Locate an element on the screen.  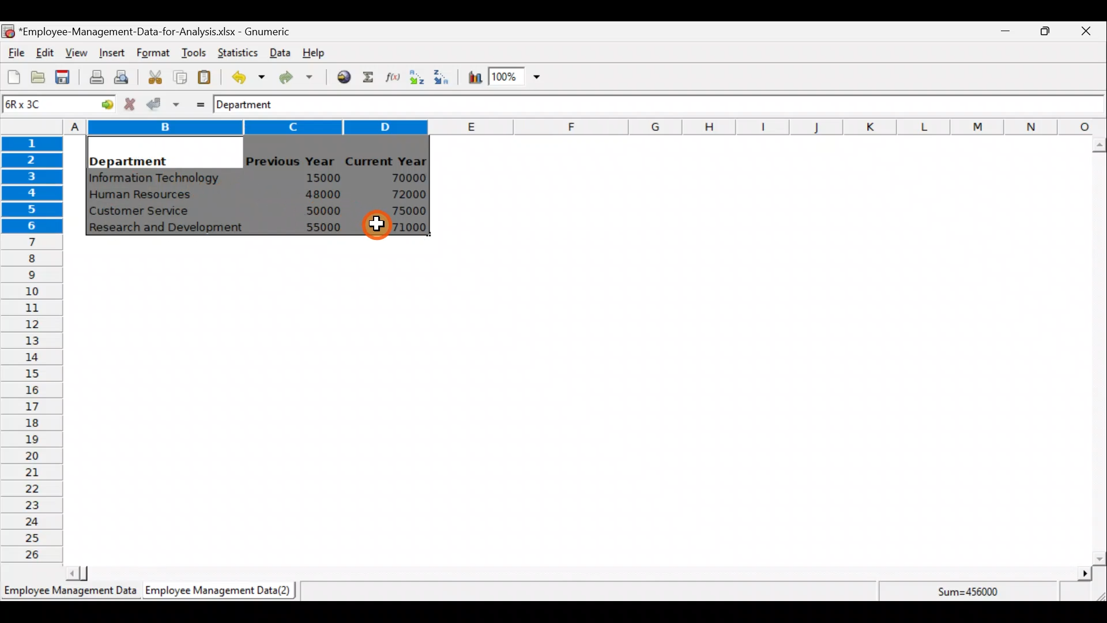
Current Year is located at coordinates (388, 160).